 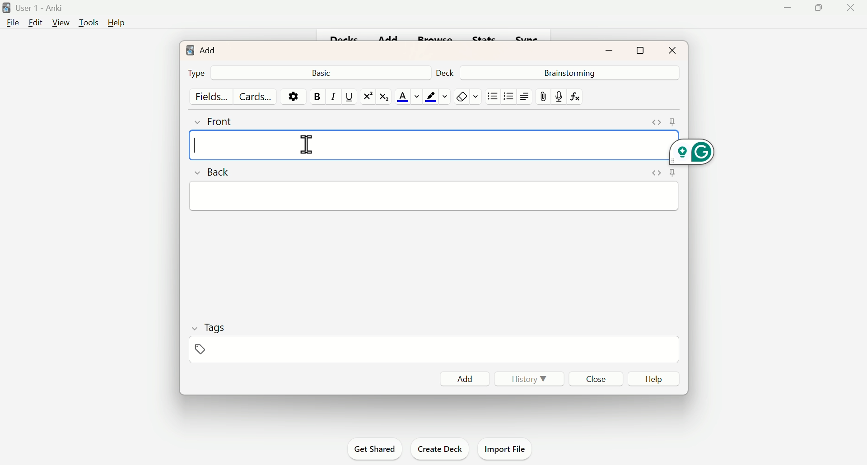 I want to click on Options, so click(x=293, y=96).